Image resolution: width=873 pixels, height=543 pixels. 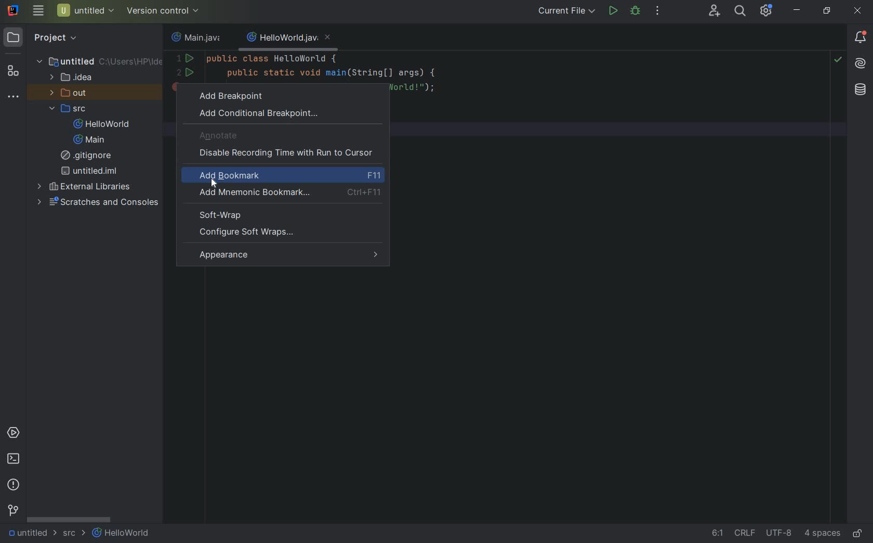 I want to click on problems, so click(x=14, y=485).